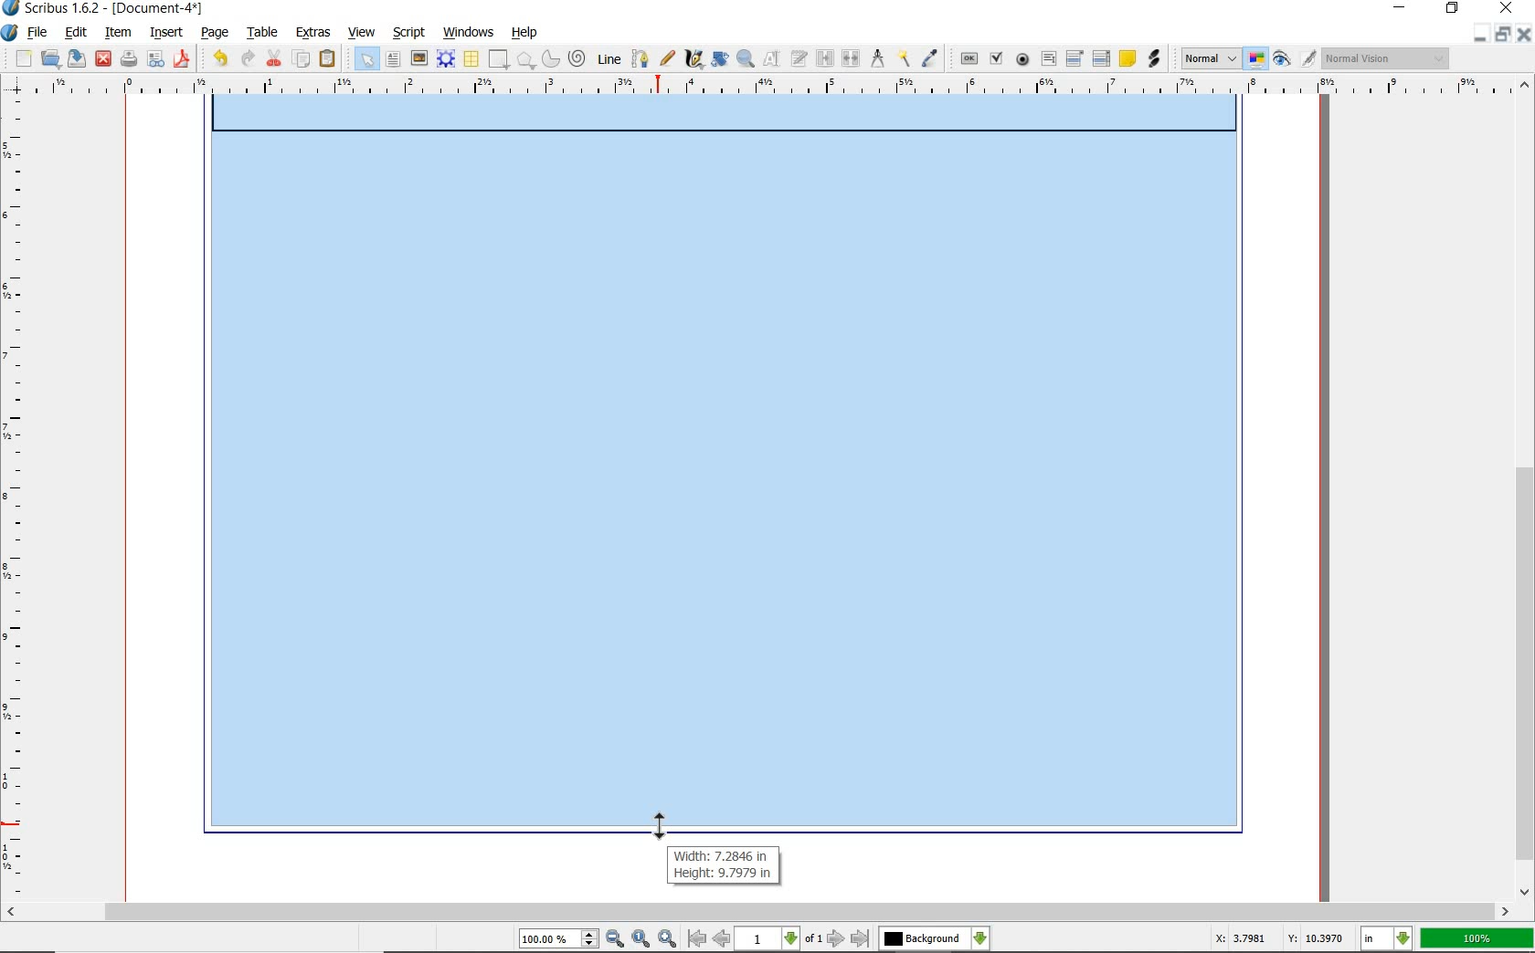 The height and width of the screenshot is (953, 1535). What do you see at coordinates (1385, 58) in the screenshot?
I see `Normal Vision` at bounding box center [1385, 58].